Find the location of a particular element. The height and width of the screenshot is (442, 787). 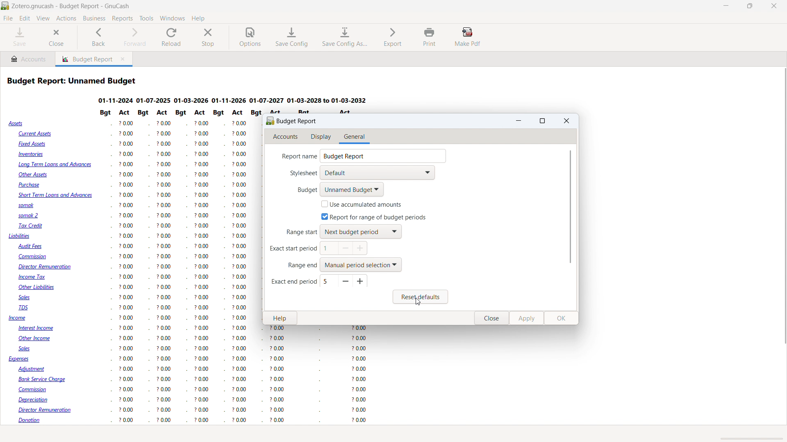

ok is located at coordinates (562, 318).